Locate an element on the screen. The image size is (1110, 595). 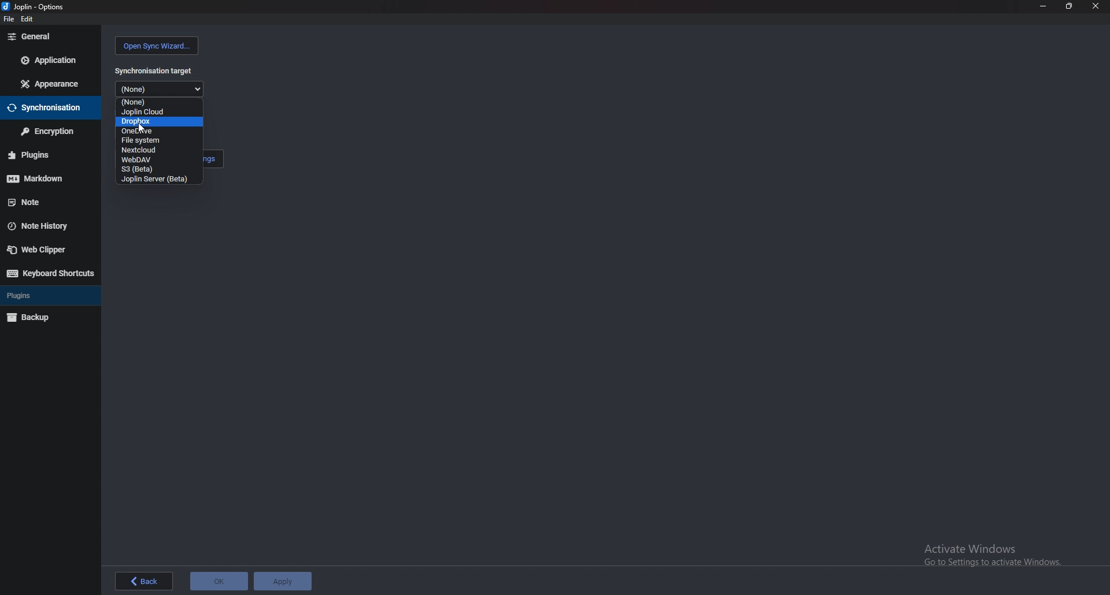
open sync wizard is located at coordinates (156, 46).